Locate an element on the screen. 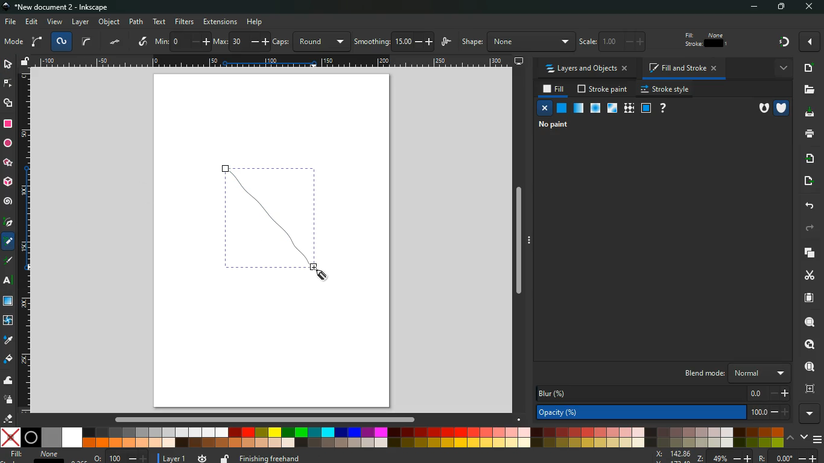 The height and width of the screenshot is (463, 824). scale is located at coordinates (618, 42).